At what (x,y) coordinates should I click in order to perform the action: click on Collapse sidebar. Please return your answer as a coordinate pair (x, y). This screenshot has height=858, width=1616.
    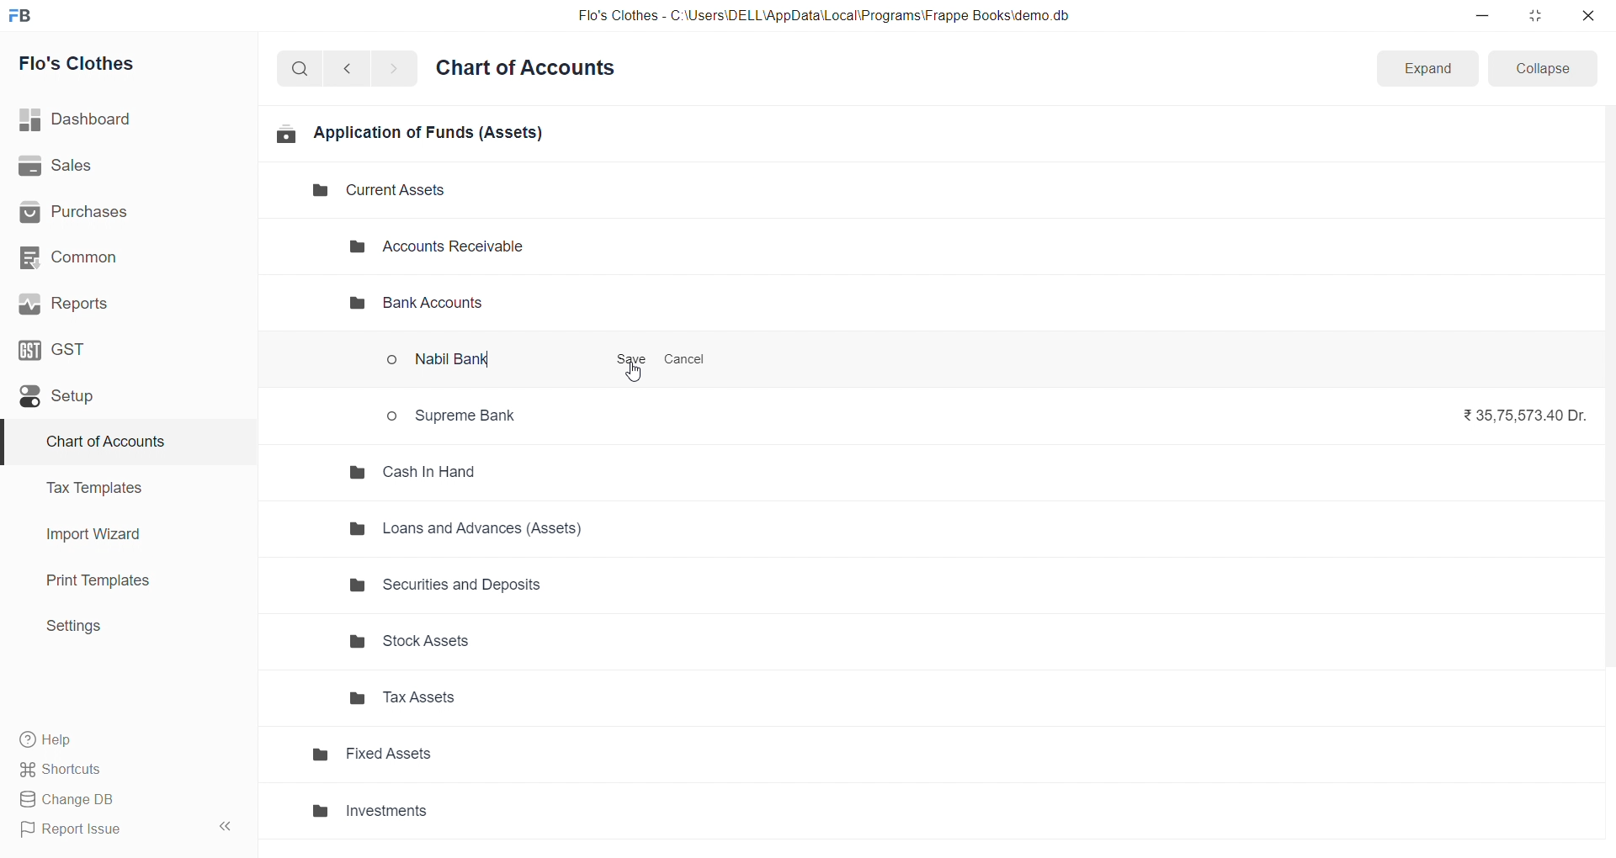
    Looking at the image, I should click on (227, 829).